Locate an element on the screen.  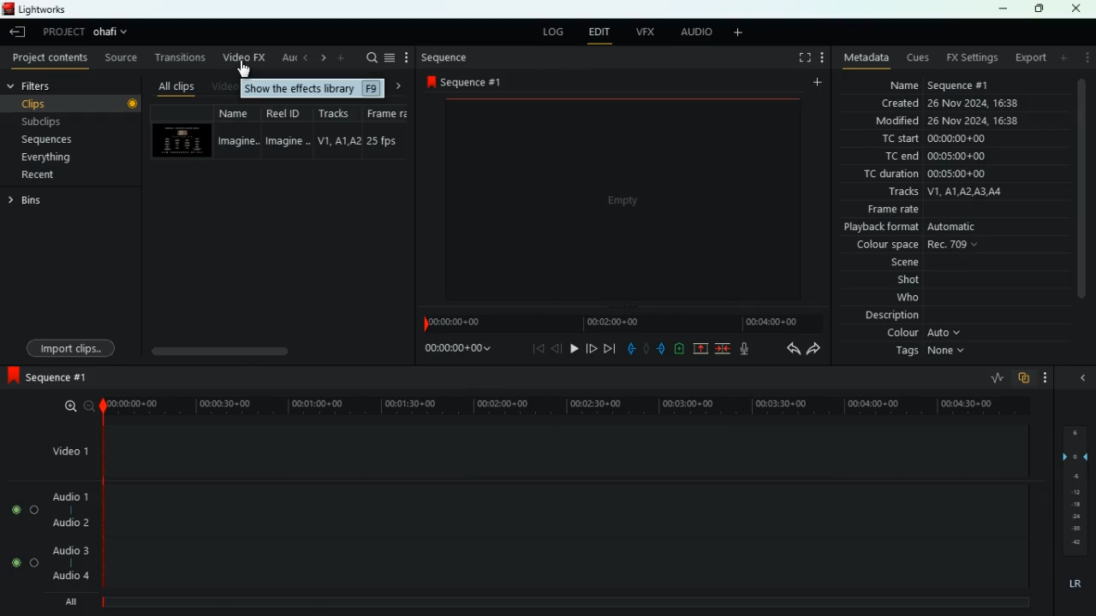
layers is located at coordinates (1074, 492).